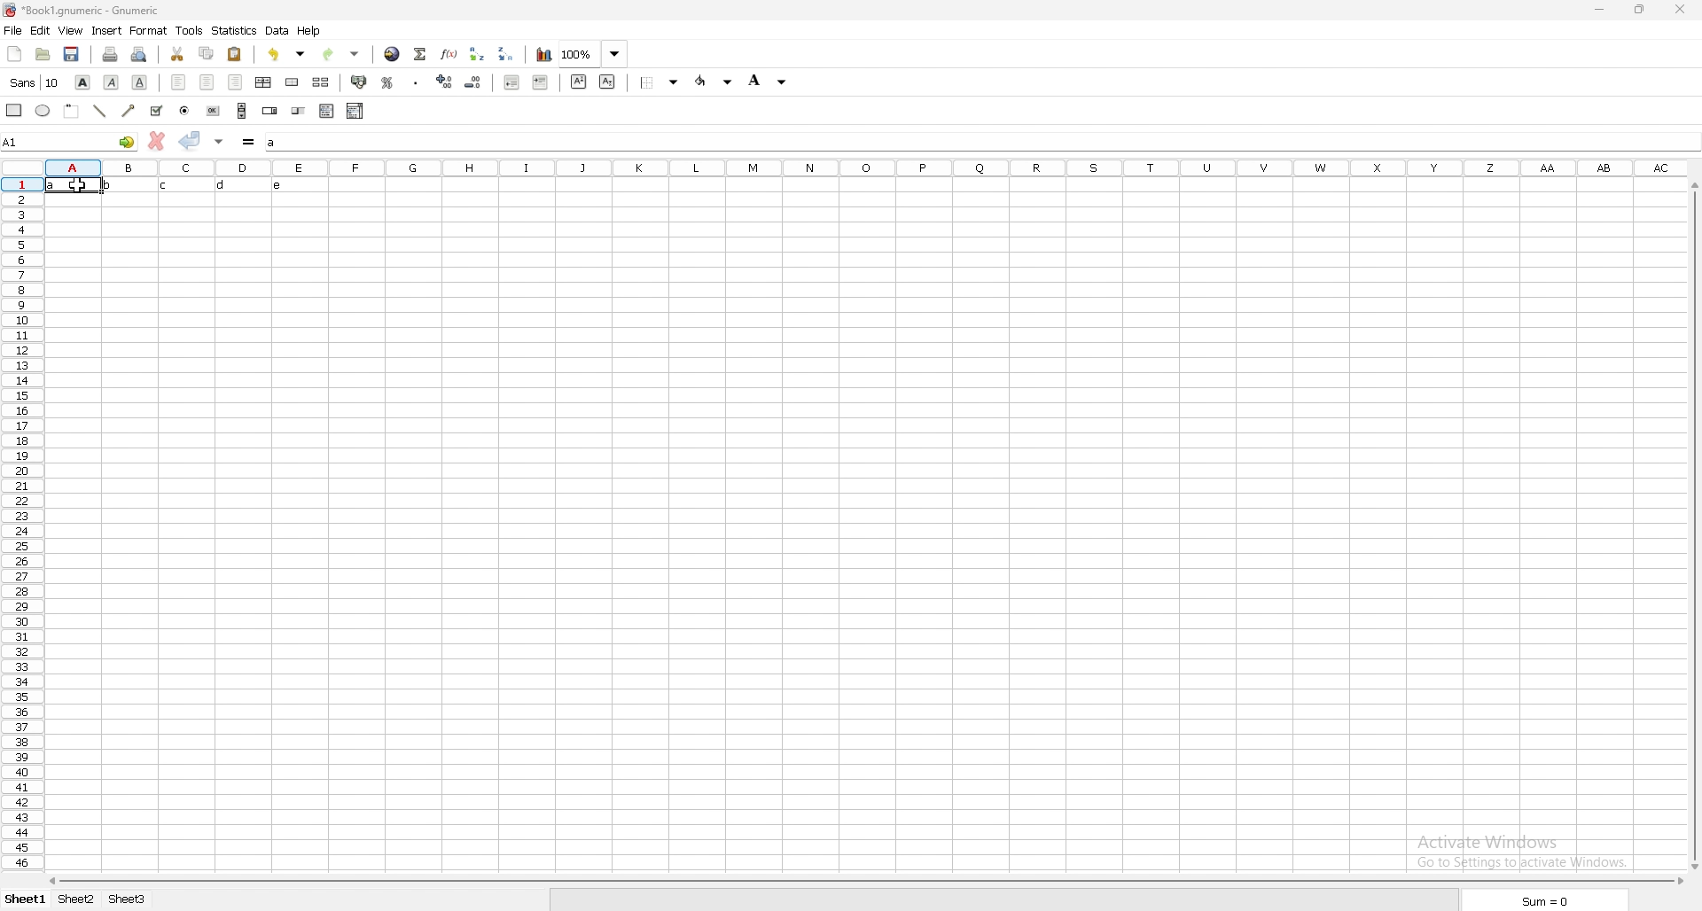 Image resolution: width=1702 pixels, height=911 pixels. What do you see at coordinates (1600, 10) in the screenshot?
I see `minimize` at bounding box center [1600, 10].